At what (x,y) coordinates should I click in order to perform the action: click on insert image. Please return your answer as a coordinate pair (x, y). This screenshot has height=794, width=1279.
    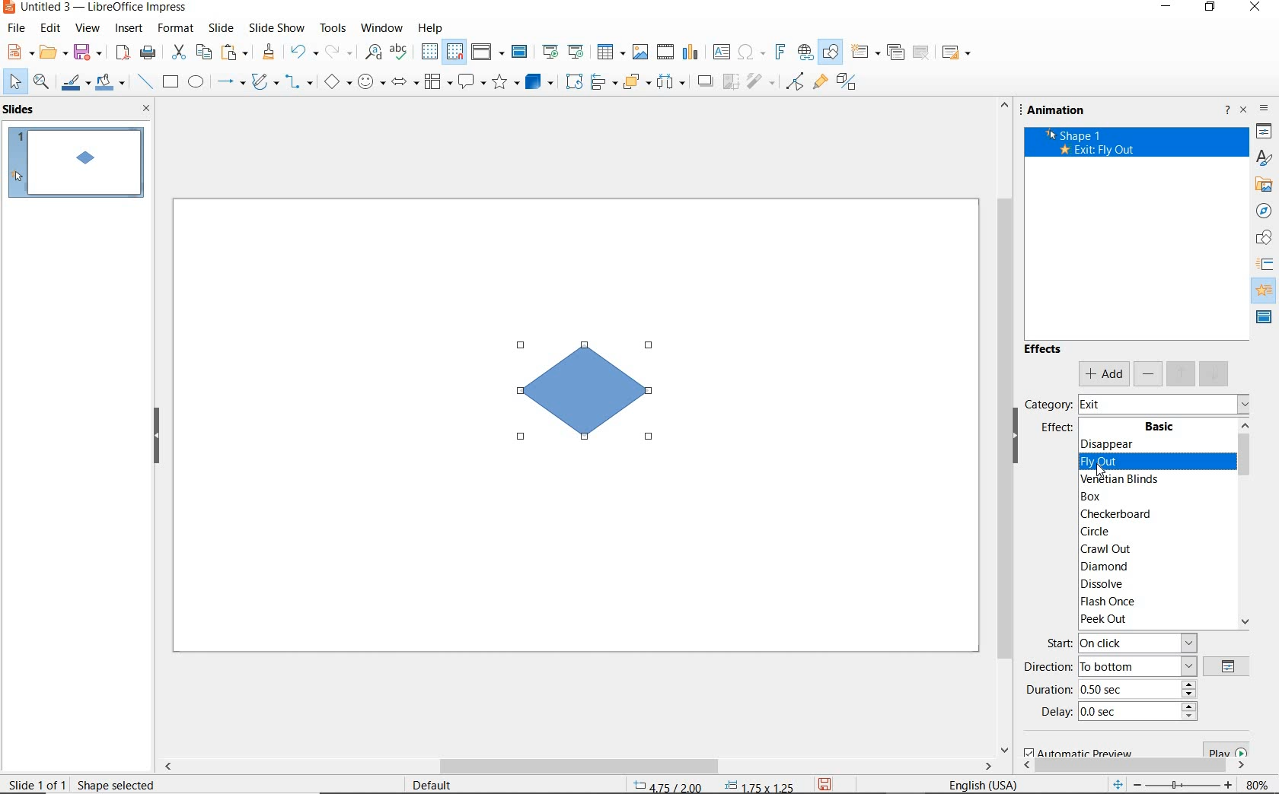
    Looking at the image, I should click on (643, 52).